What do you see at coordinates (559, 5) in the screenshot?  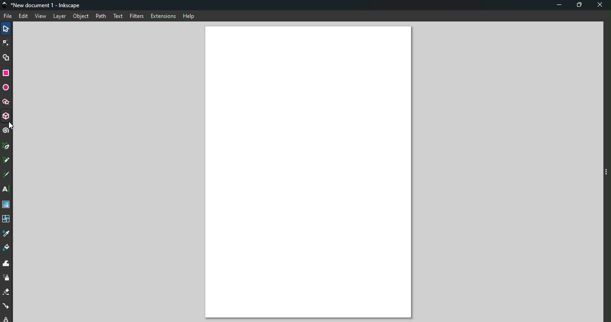 I see `Minimize` at bounding box center [559, 5].